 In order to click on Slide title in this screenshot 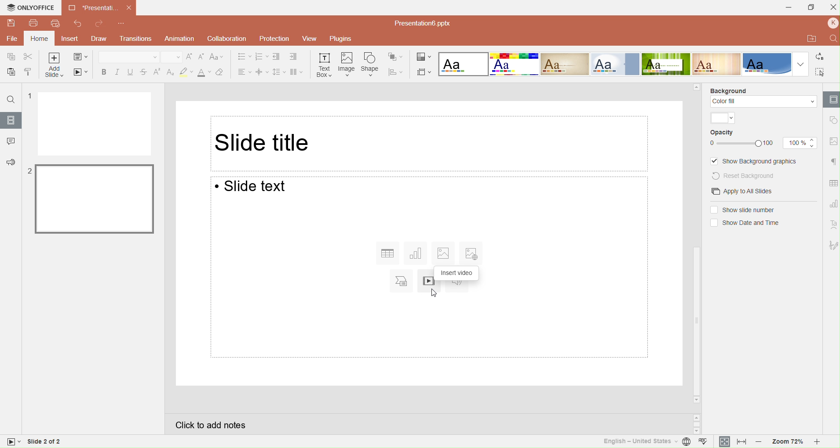, I will do `click(428, 143)`.